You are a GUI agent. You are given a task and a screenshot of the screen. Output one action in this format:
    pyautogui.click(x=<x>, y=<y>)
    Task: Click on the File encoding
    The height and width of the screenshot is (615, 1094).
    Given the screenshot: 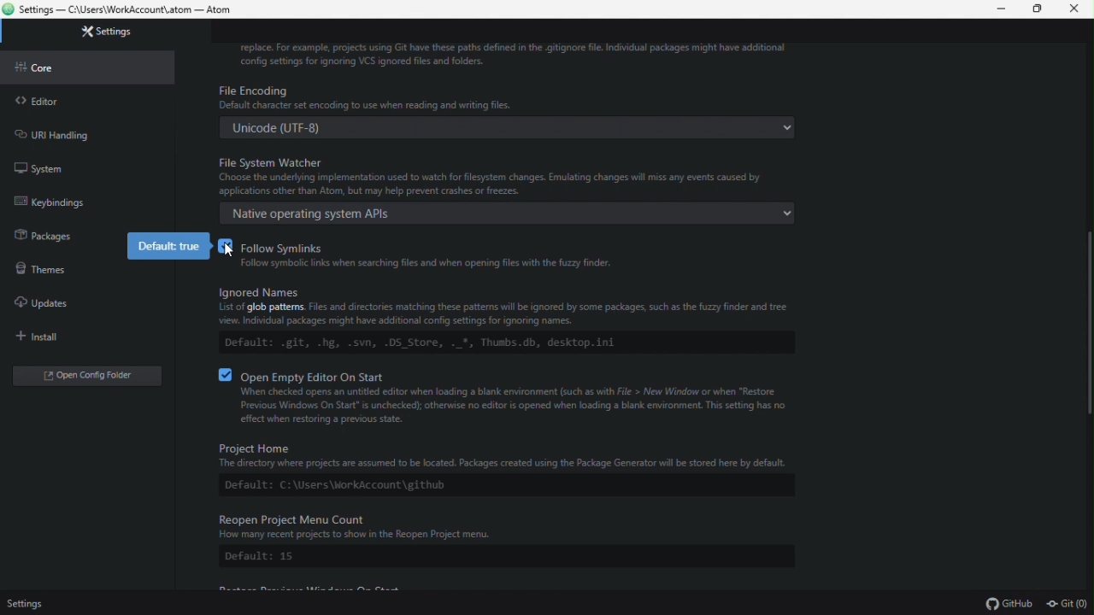 What is the action you would take?
    pyautogui.click(x=511, y=97)
    